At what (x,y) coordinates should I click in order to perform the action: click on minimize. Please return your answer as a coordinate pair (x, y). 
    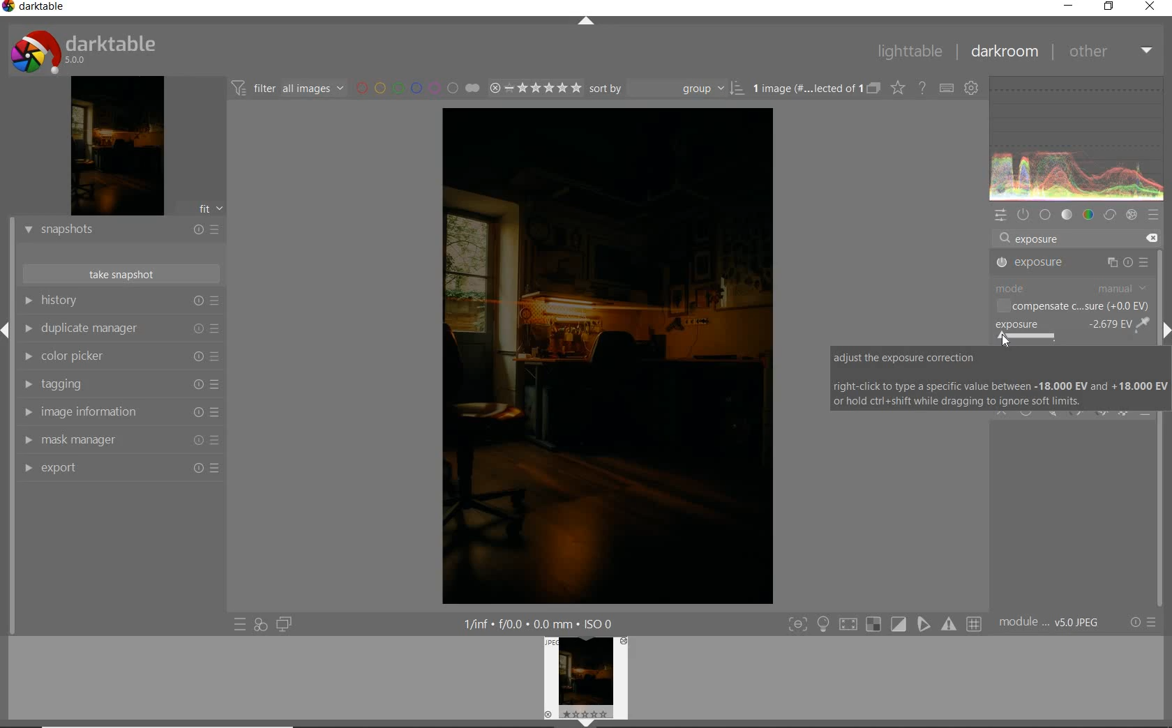
    Looking at the image, I should click on (1068, 7).